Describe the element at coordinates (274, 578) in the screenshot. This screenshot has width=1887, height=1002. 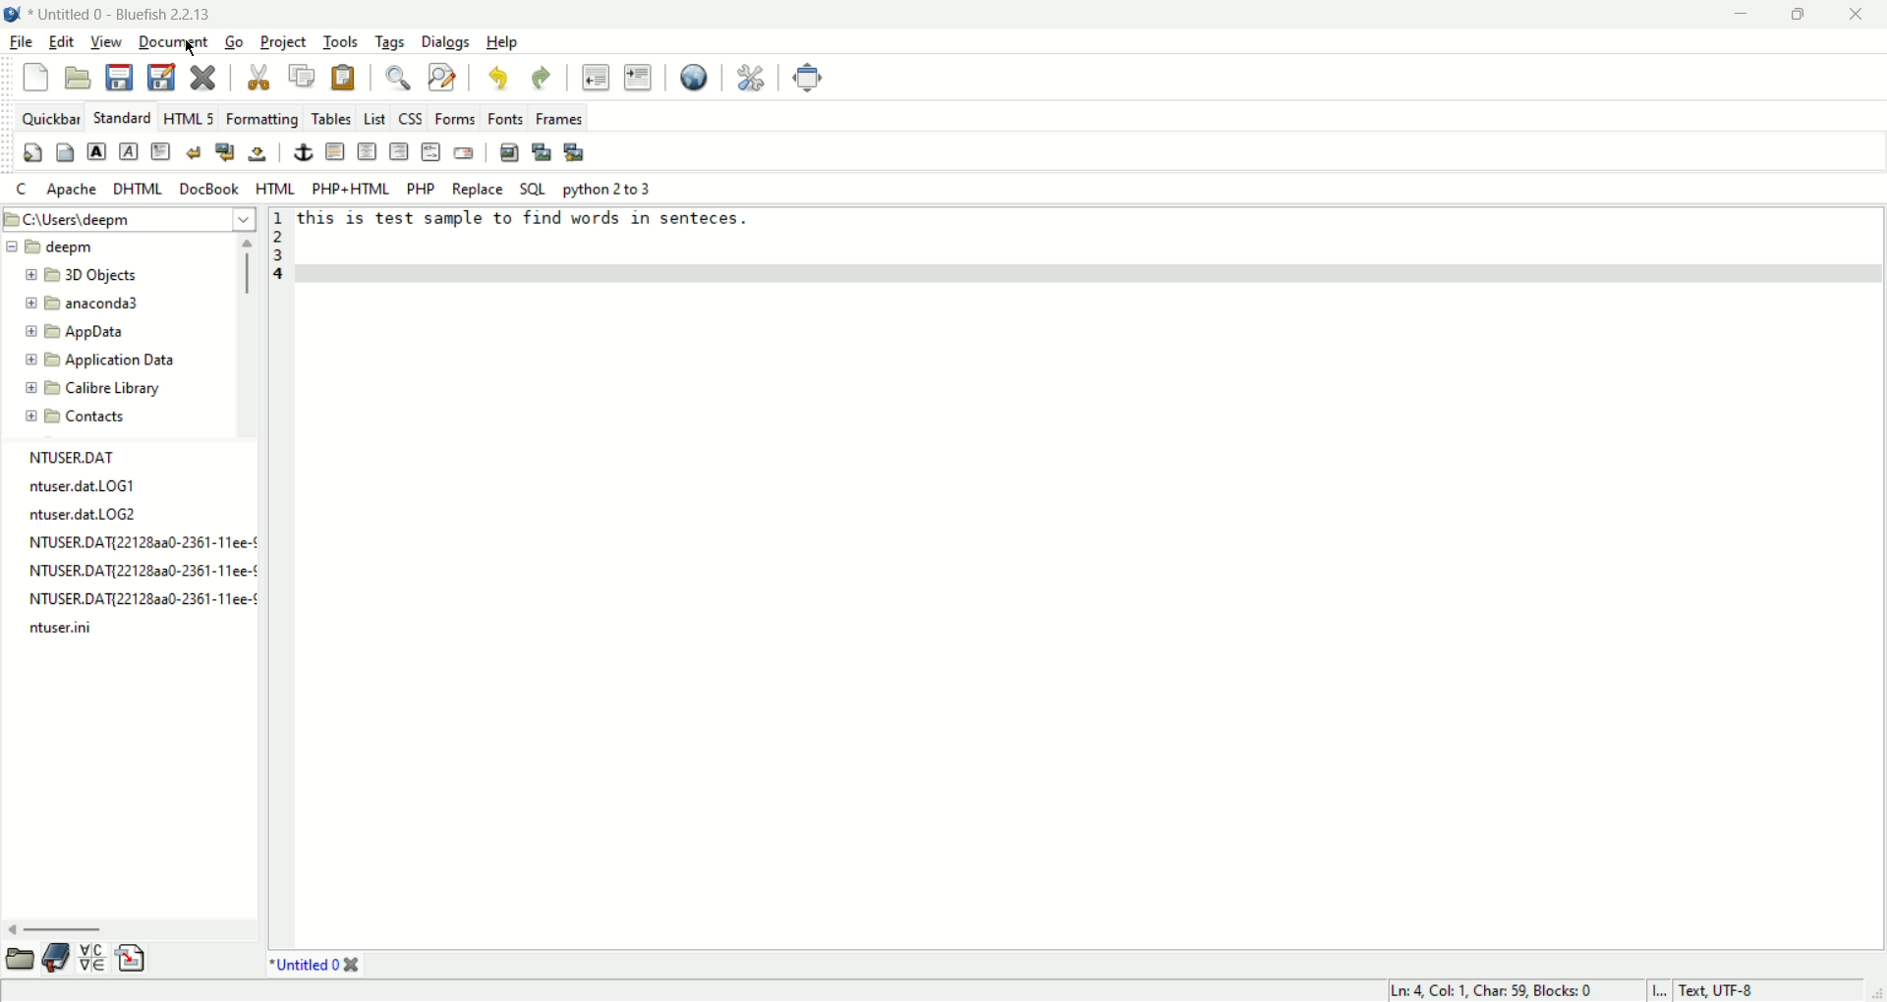
I see `line number` at that location.